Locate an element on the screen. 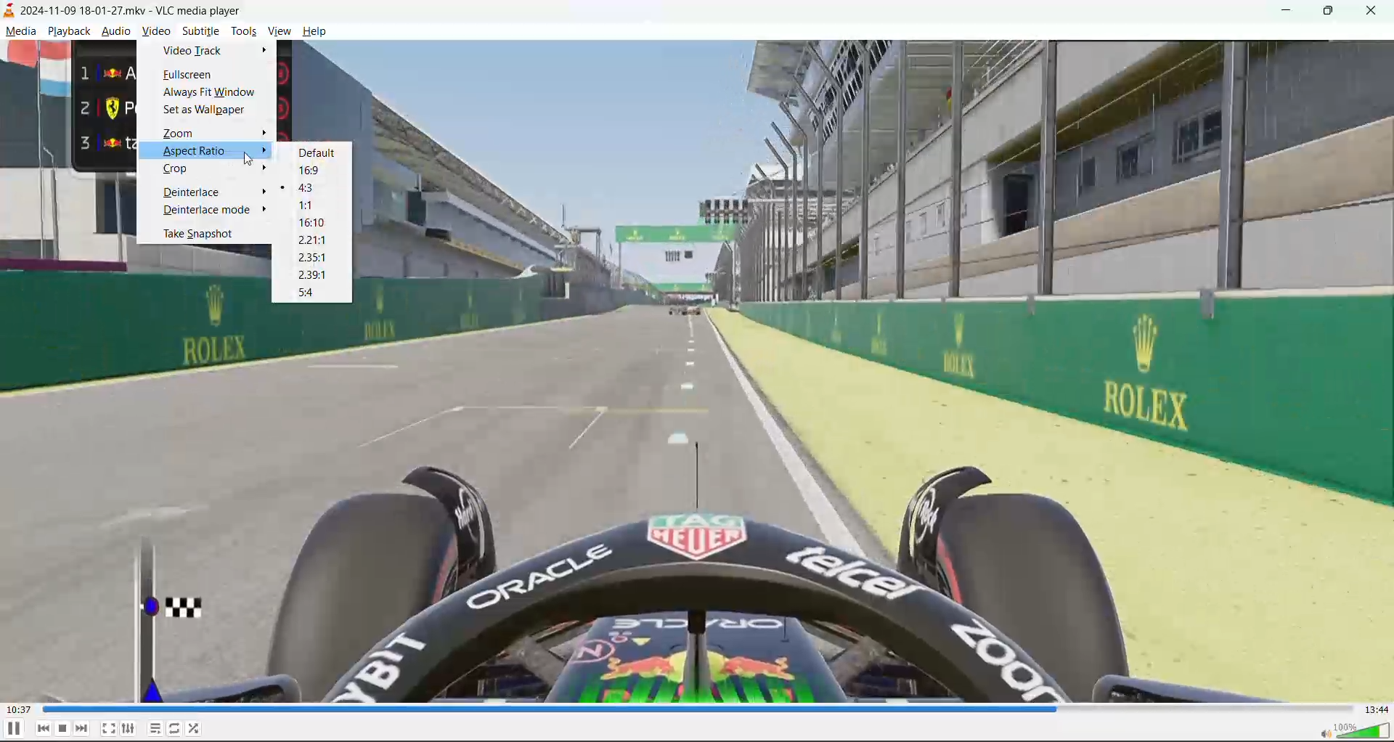  playback is located at coordinates (68, 33).